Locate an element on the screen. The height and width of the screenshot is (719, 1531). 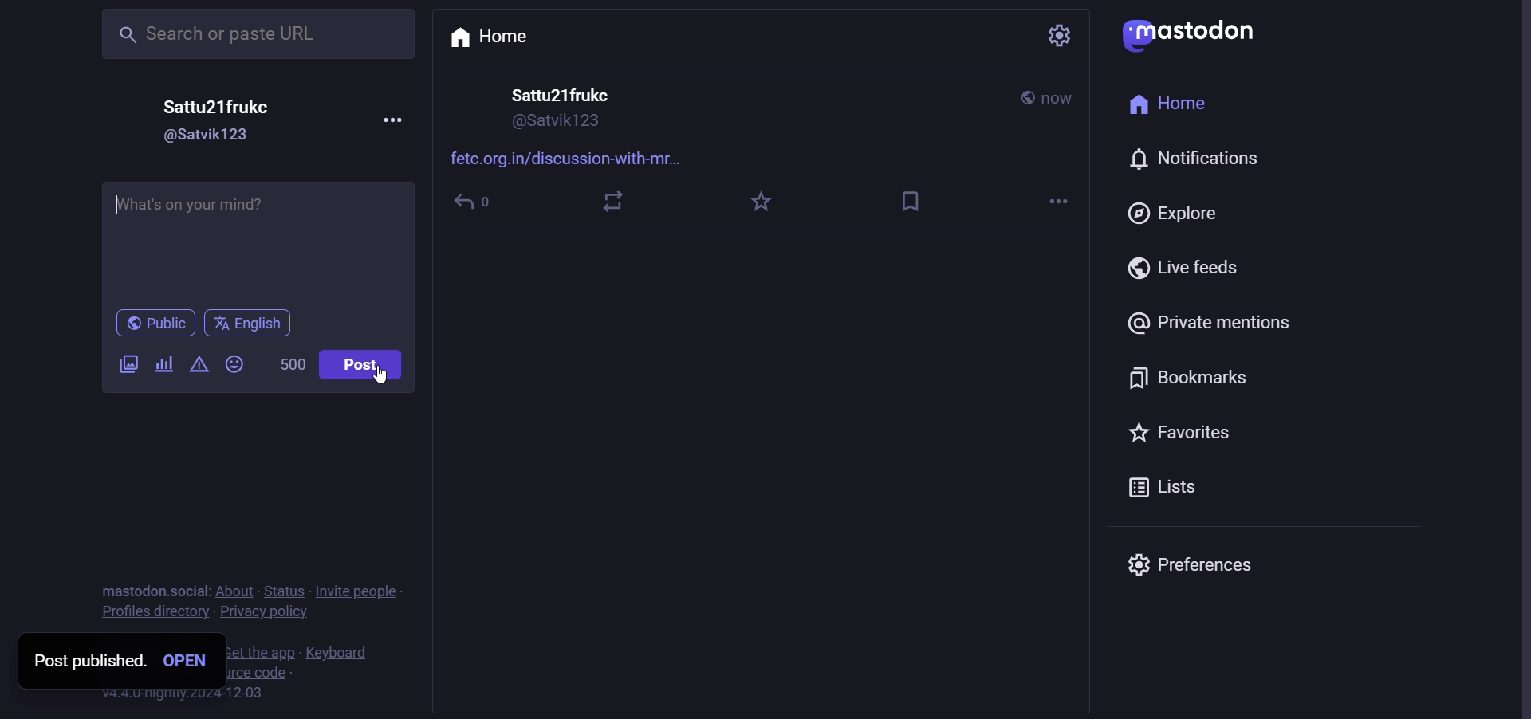
keyboard is located at coordinates (333, 654).